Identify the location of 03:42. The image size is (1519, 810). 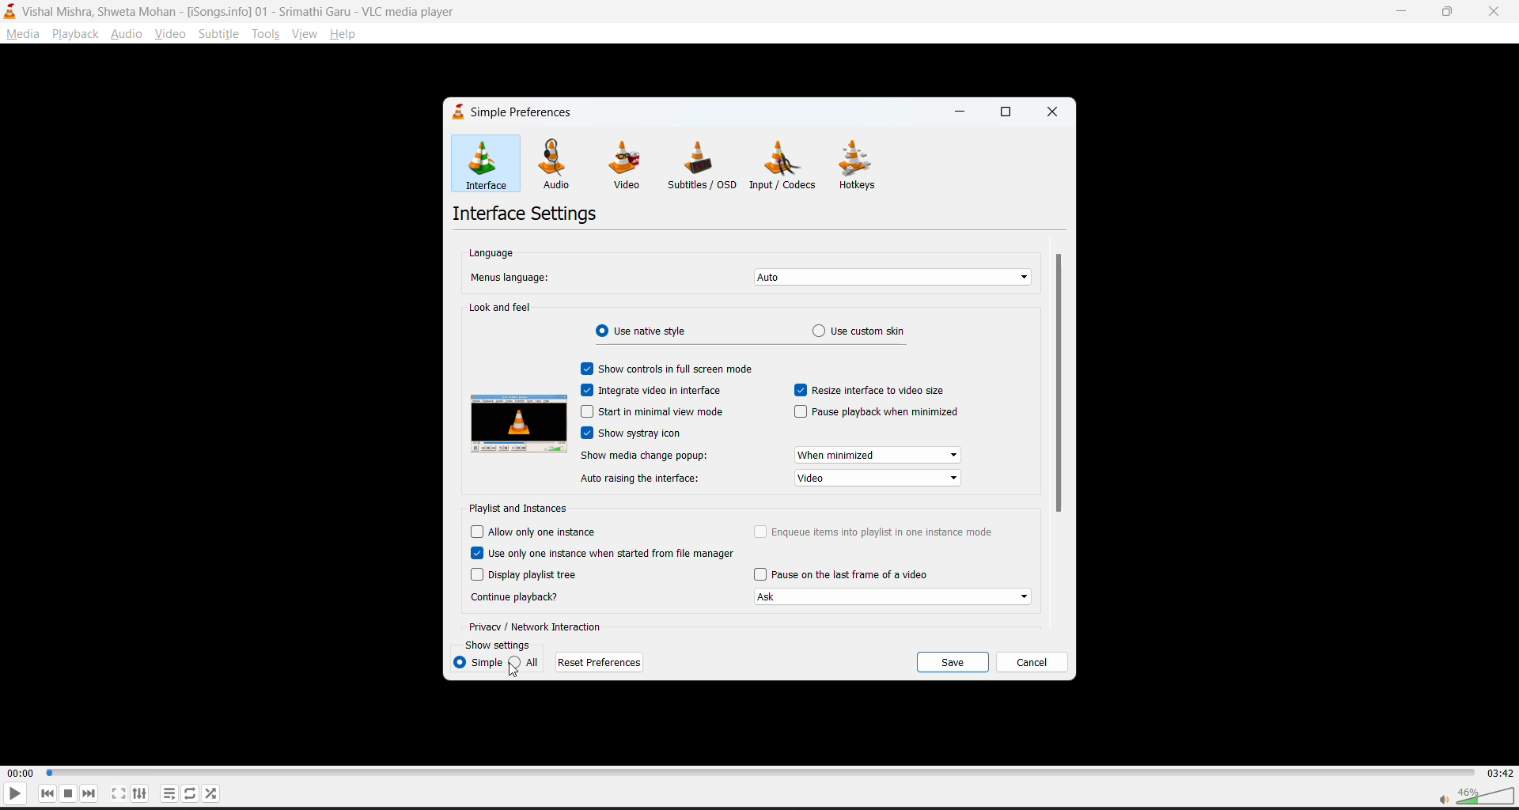
(1498, 770).